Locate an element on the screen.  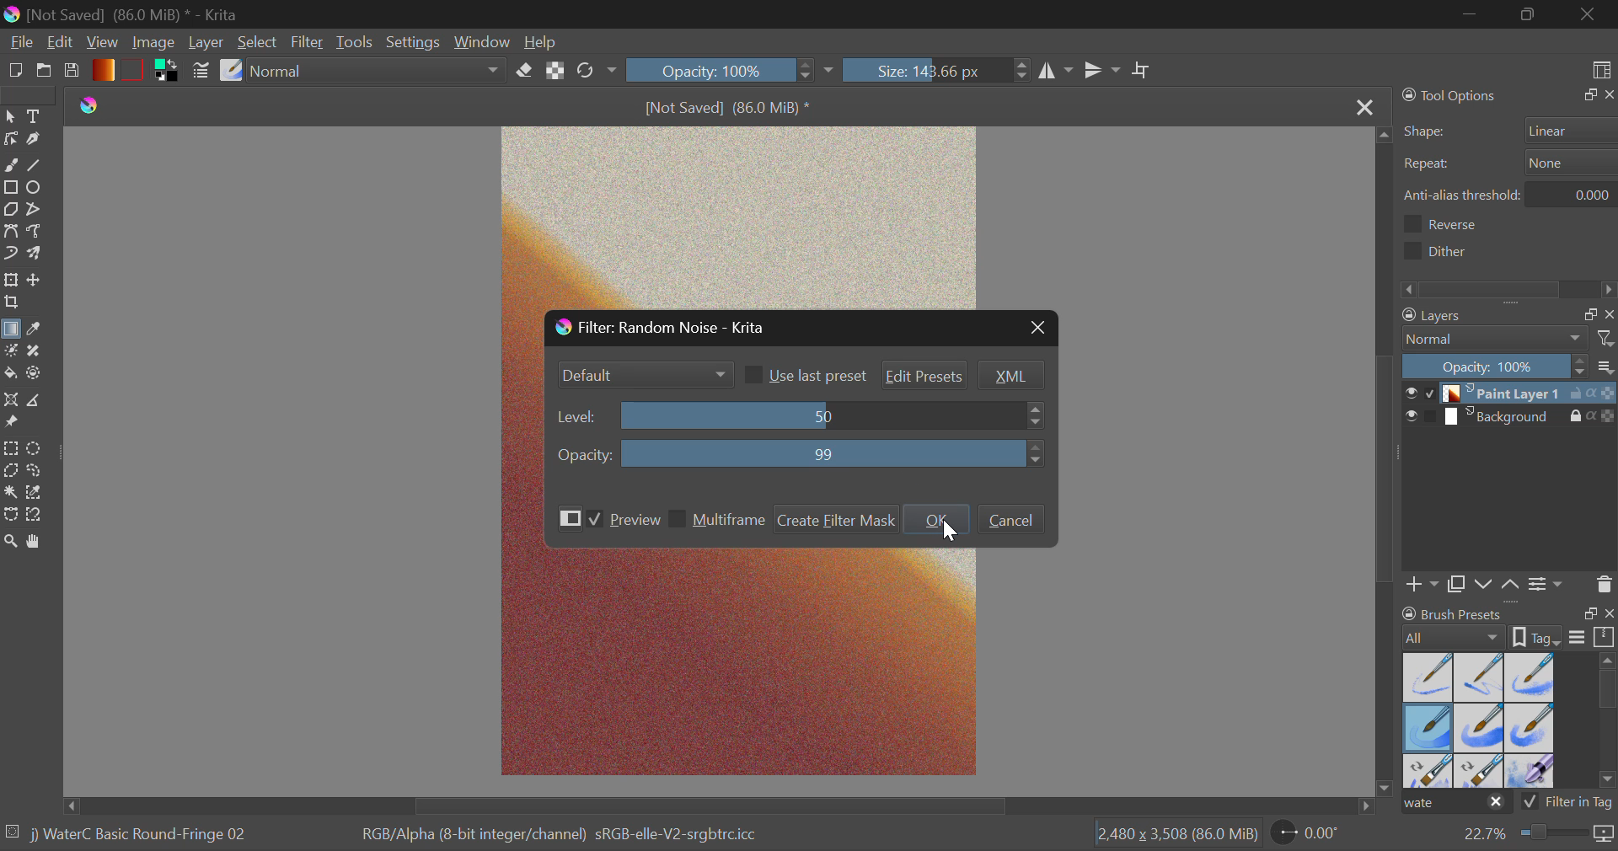
opacity scale is located at coordinates (1495, 366).